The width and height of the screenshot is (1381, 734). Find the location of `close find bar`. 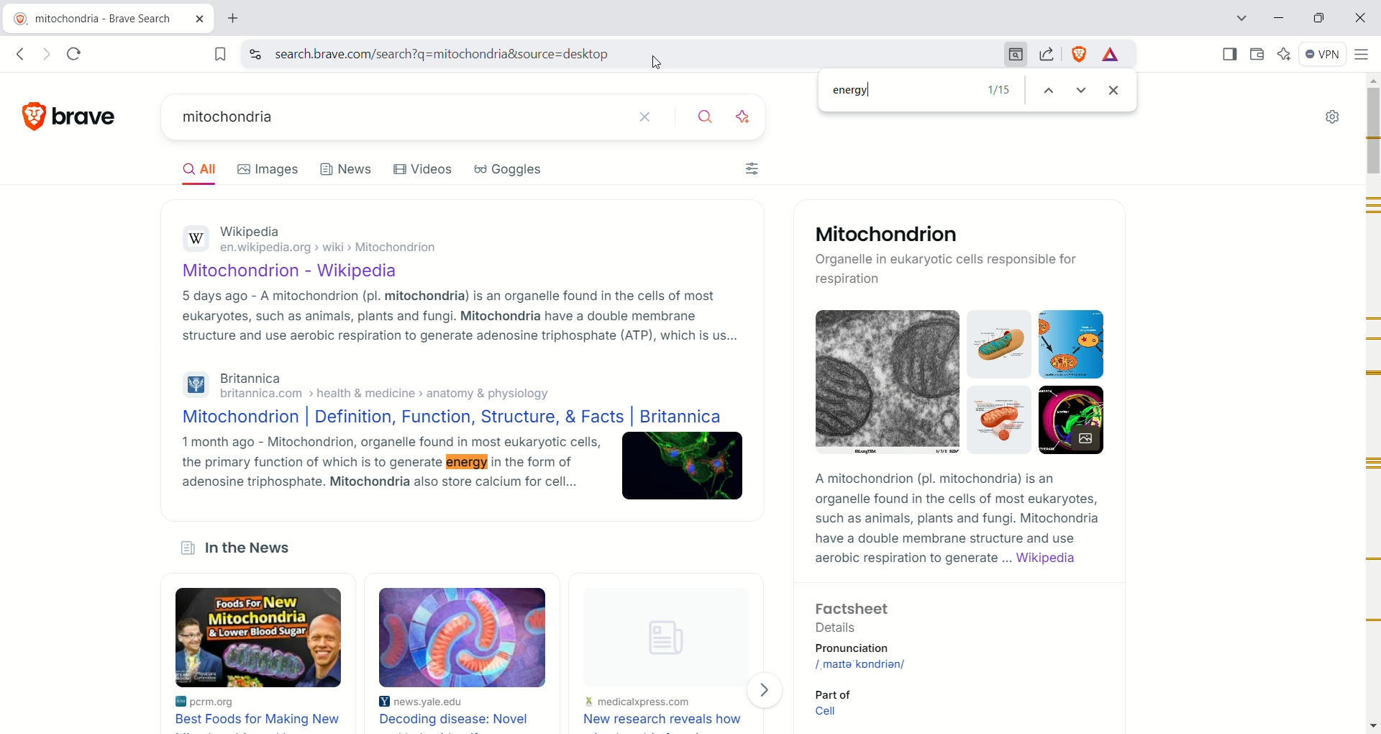

close find bar is located at coordinates (1117, 87).